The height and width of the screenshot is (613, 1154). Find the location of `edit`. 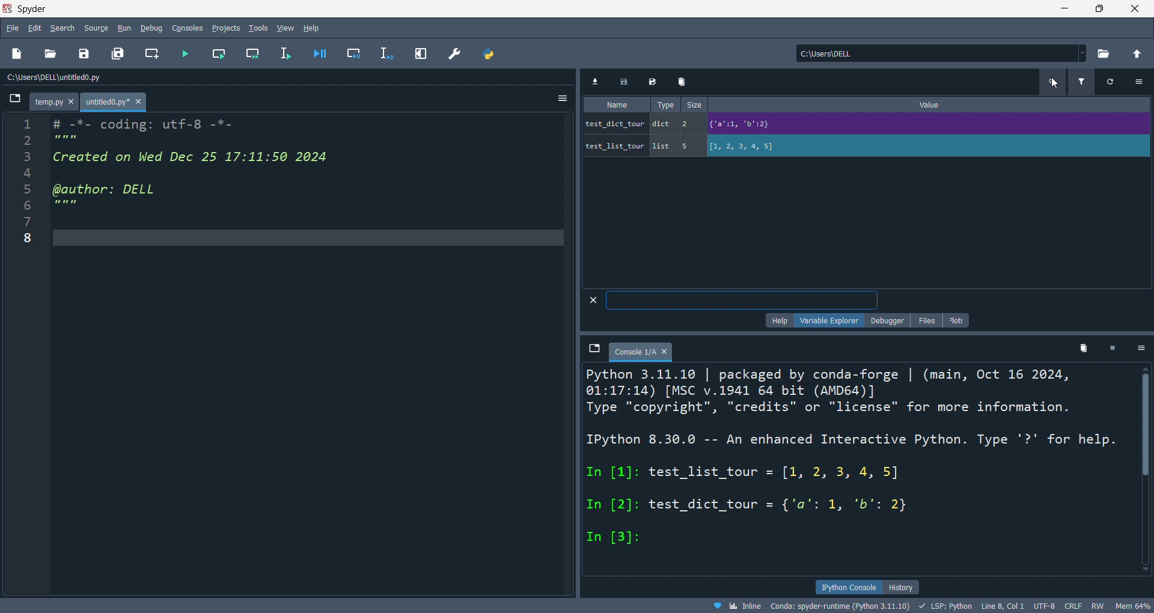

edit is located at coordinates (34, 26).